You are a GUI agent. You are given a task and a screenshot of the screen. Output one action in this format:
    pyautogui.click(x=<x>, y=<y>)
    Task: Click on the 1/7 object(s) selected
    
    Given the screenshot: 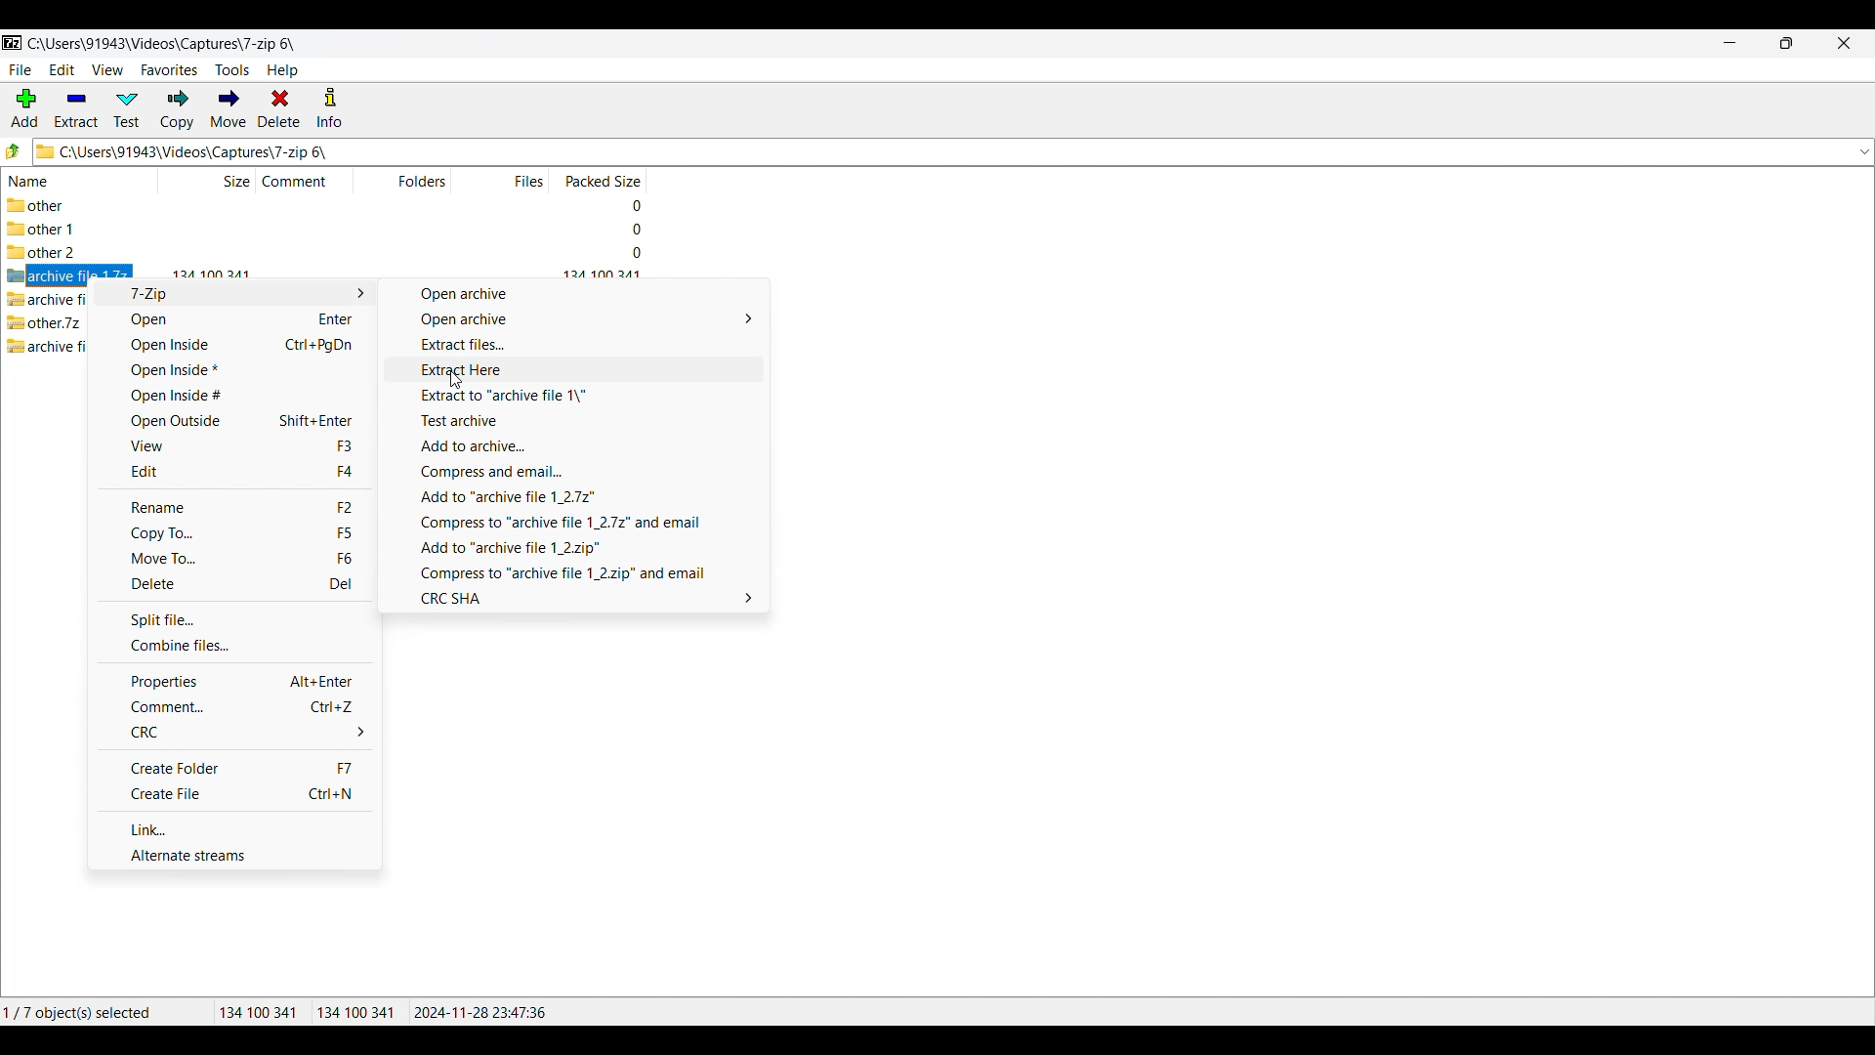 What is the action you would take?
    pyautogui.click(x=92, y=1008)
    